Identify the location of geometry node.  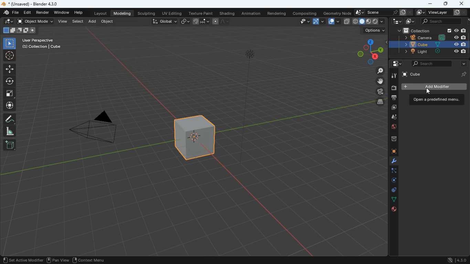
(338, 13).